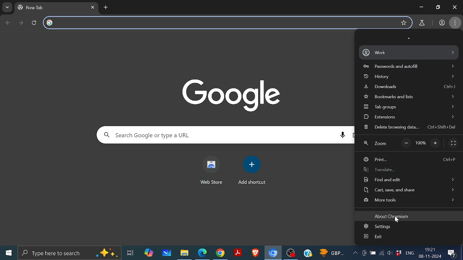 The height and width of the screenshot is (260, 463). Describe the element at coordinates (220, 253) in the screenshot. I see `Google Chrome` at that location.